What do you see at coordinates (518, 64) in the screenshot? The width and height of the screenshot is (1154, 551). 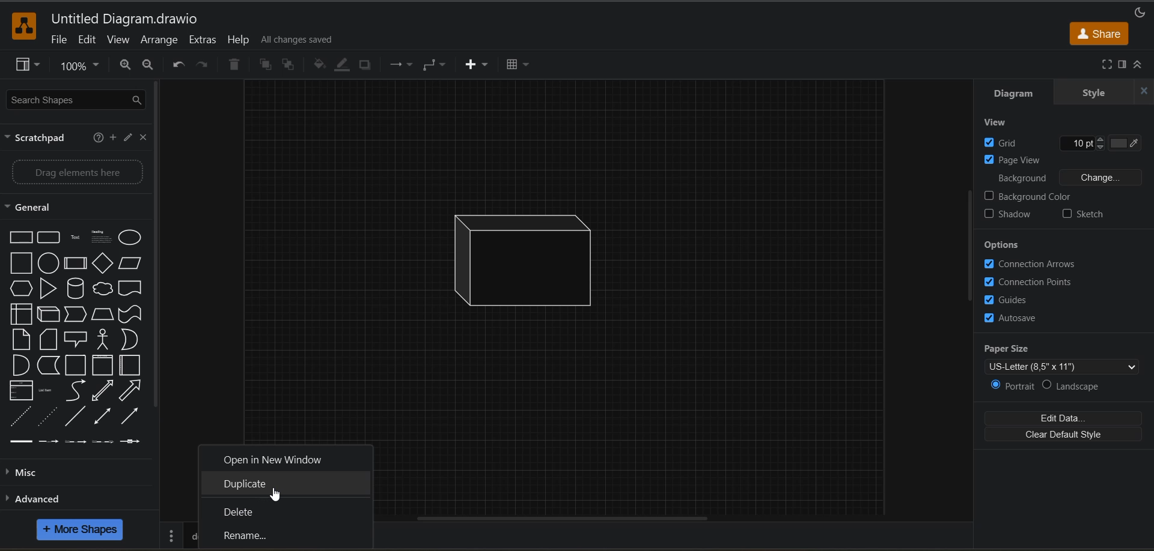 I see `table` at bounding box center [518, 64].